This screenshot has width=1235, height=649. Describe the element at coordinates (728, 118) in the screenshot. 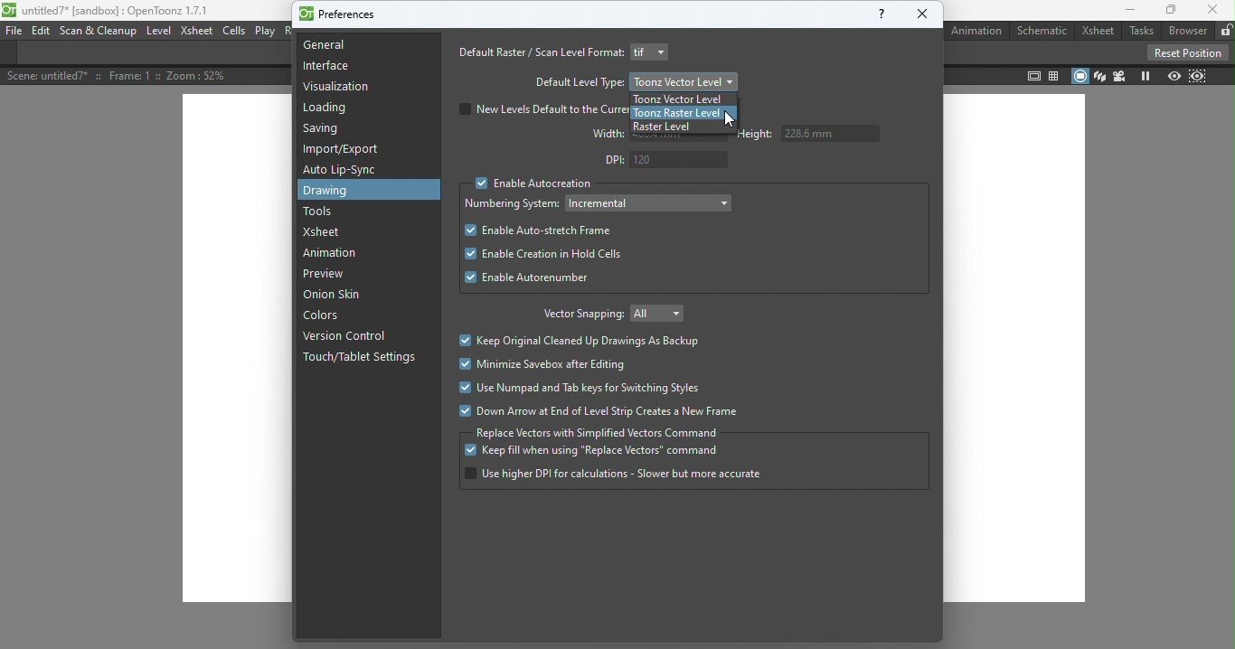

I see `cursor` at that location.